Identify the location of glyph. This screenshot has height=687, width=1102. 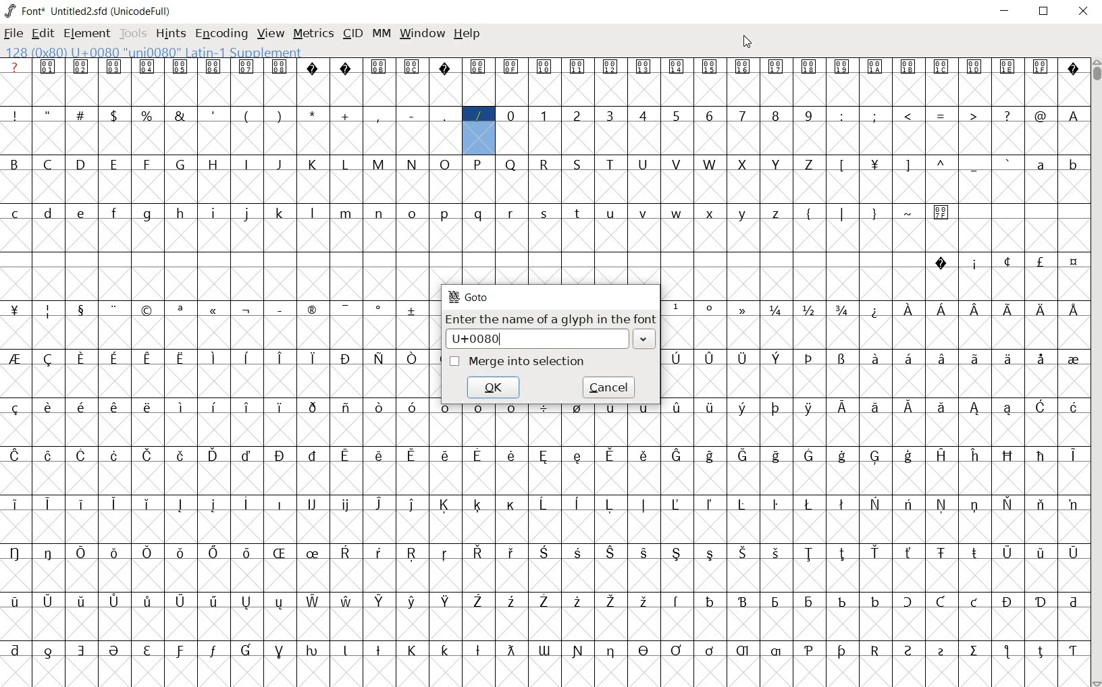
(181, 553).